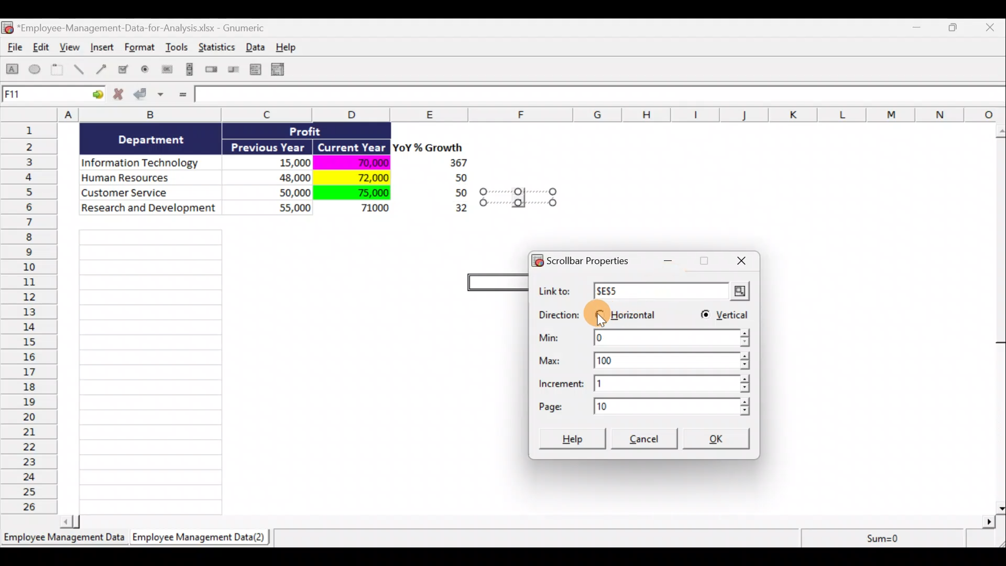 The width and height of the screenshot is (1006, 566). What do you see at coordinates (646, 440) in the screenshot?
I see `Cancel` at bounding box center [646, 440].